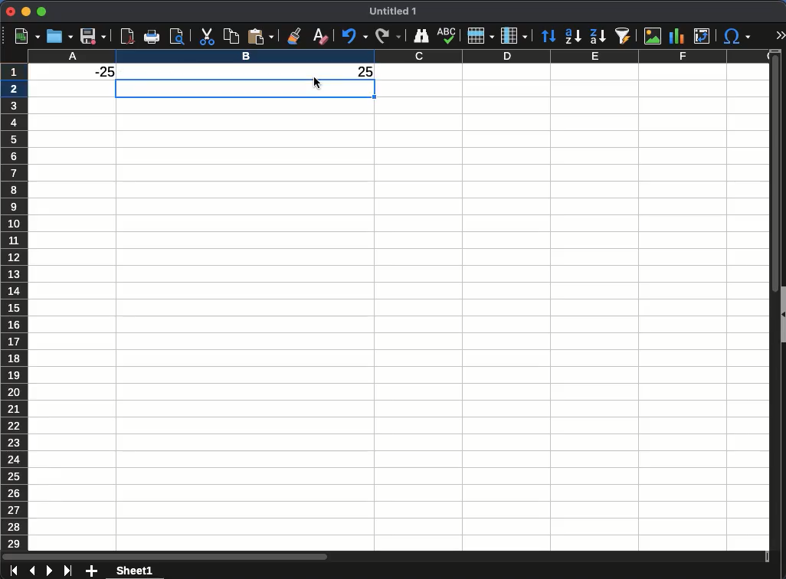 This screenshot has width=786, height=579. I want to click on cursor, so click(316, 82).